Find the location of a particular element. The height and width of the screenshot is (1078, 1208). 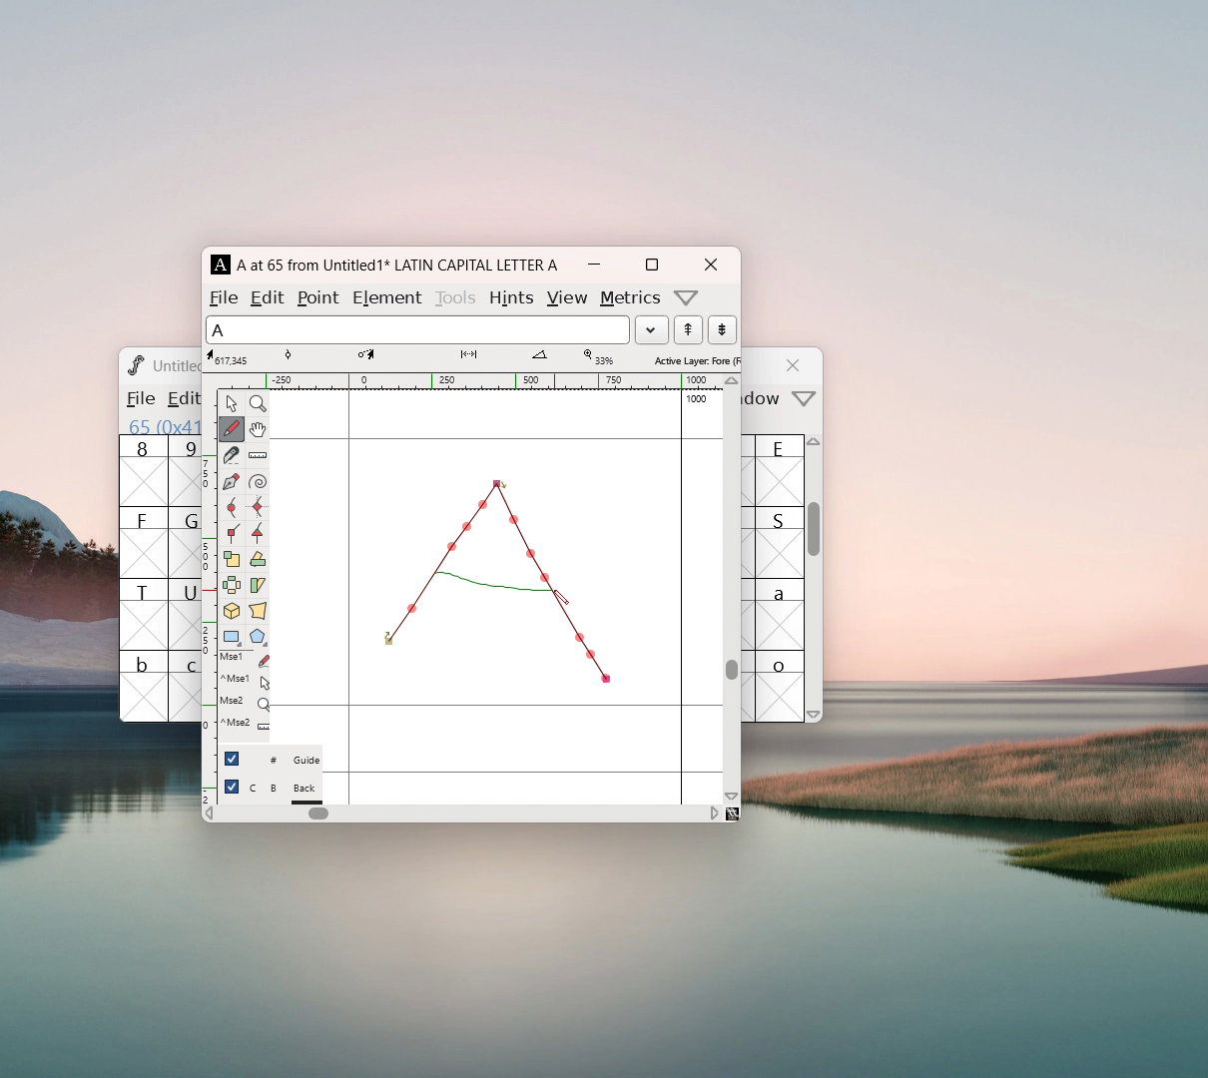

maginify is located at coordinates (258, 403).